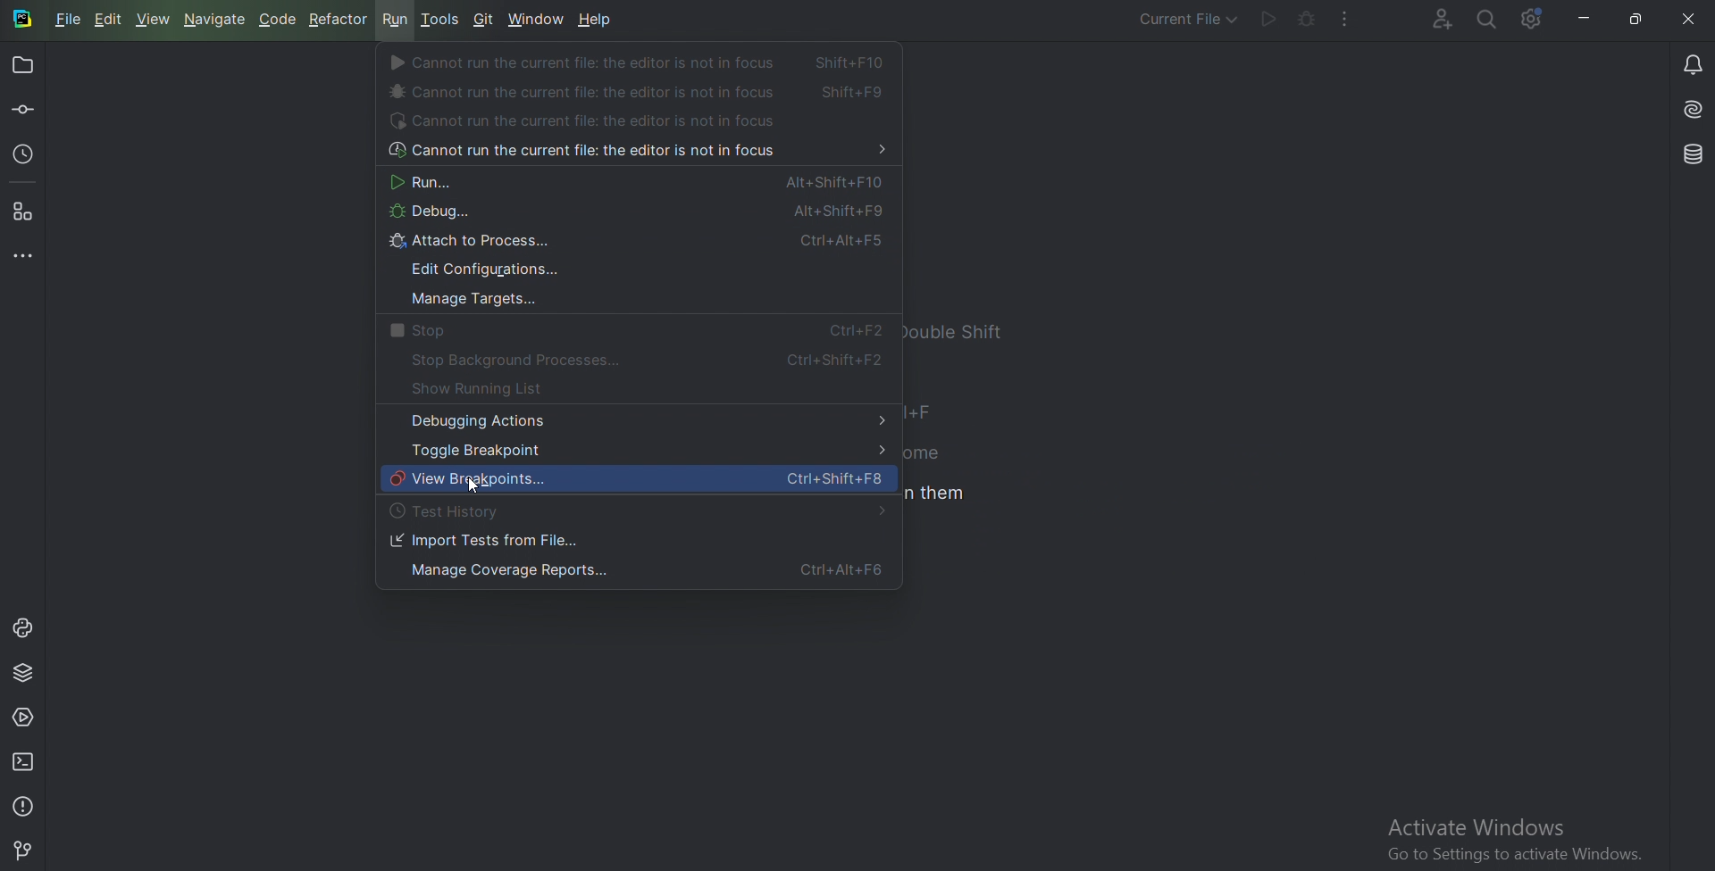 The image size is (1715, 871). Describe the element at coordinates (24, 848) in the screenshot. I see `Git` at that location.